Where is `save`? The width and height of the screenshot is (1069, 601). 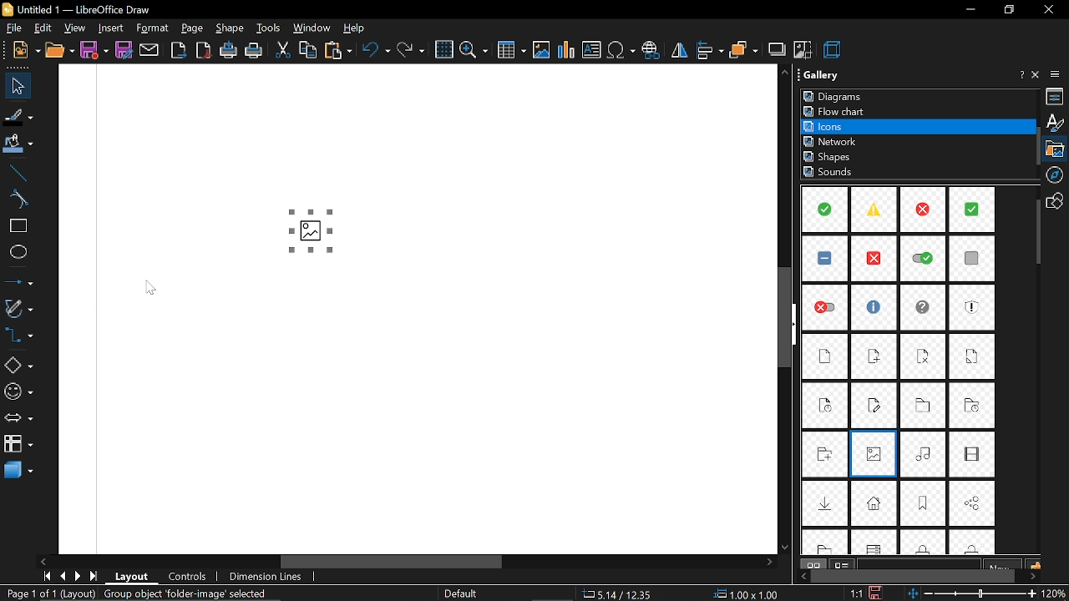
save is located at coordinates (876, 593).